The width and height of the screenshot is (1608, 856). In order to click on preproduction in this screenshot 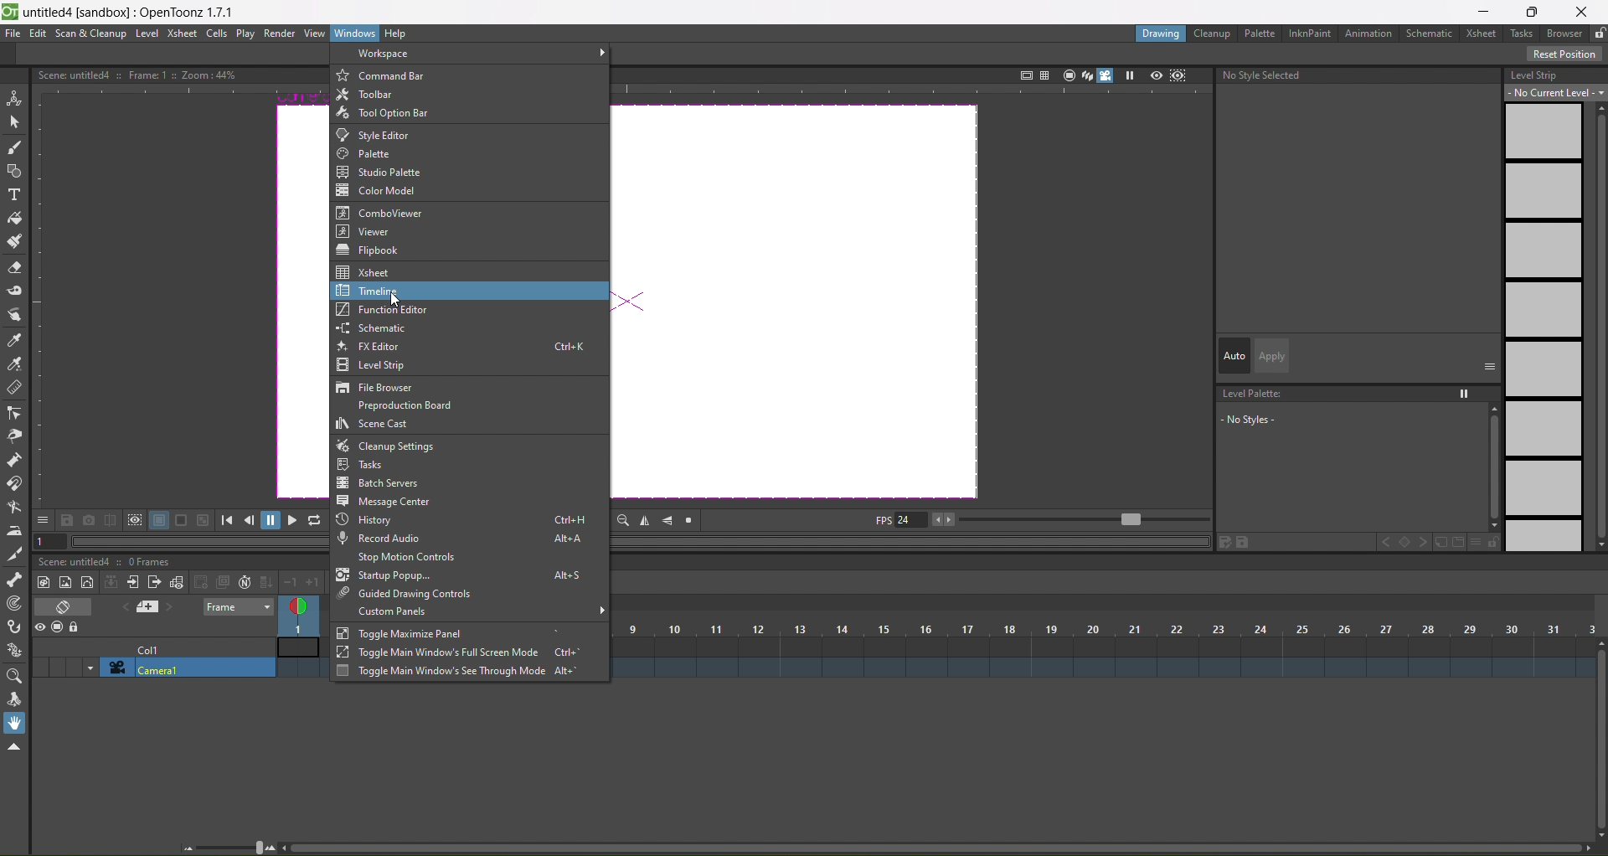, I will do `click(413, 405)`.